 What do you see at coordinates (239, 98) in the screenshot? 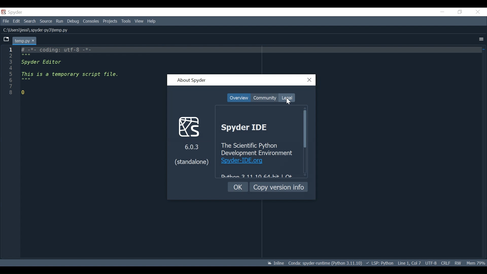
I see `Overview` at bounding box center [239, 98].